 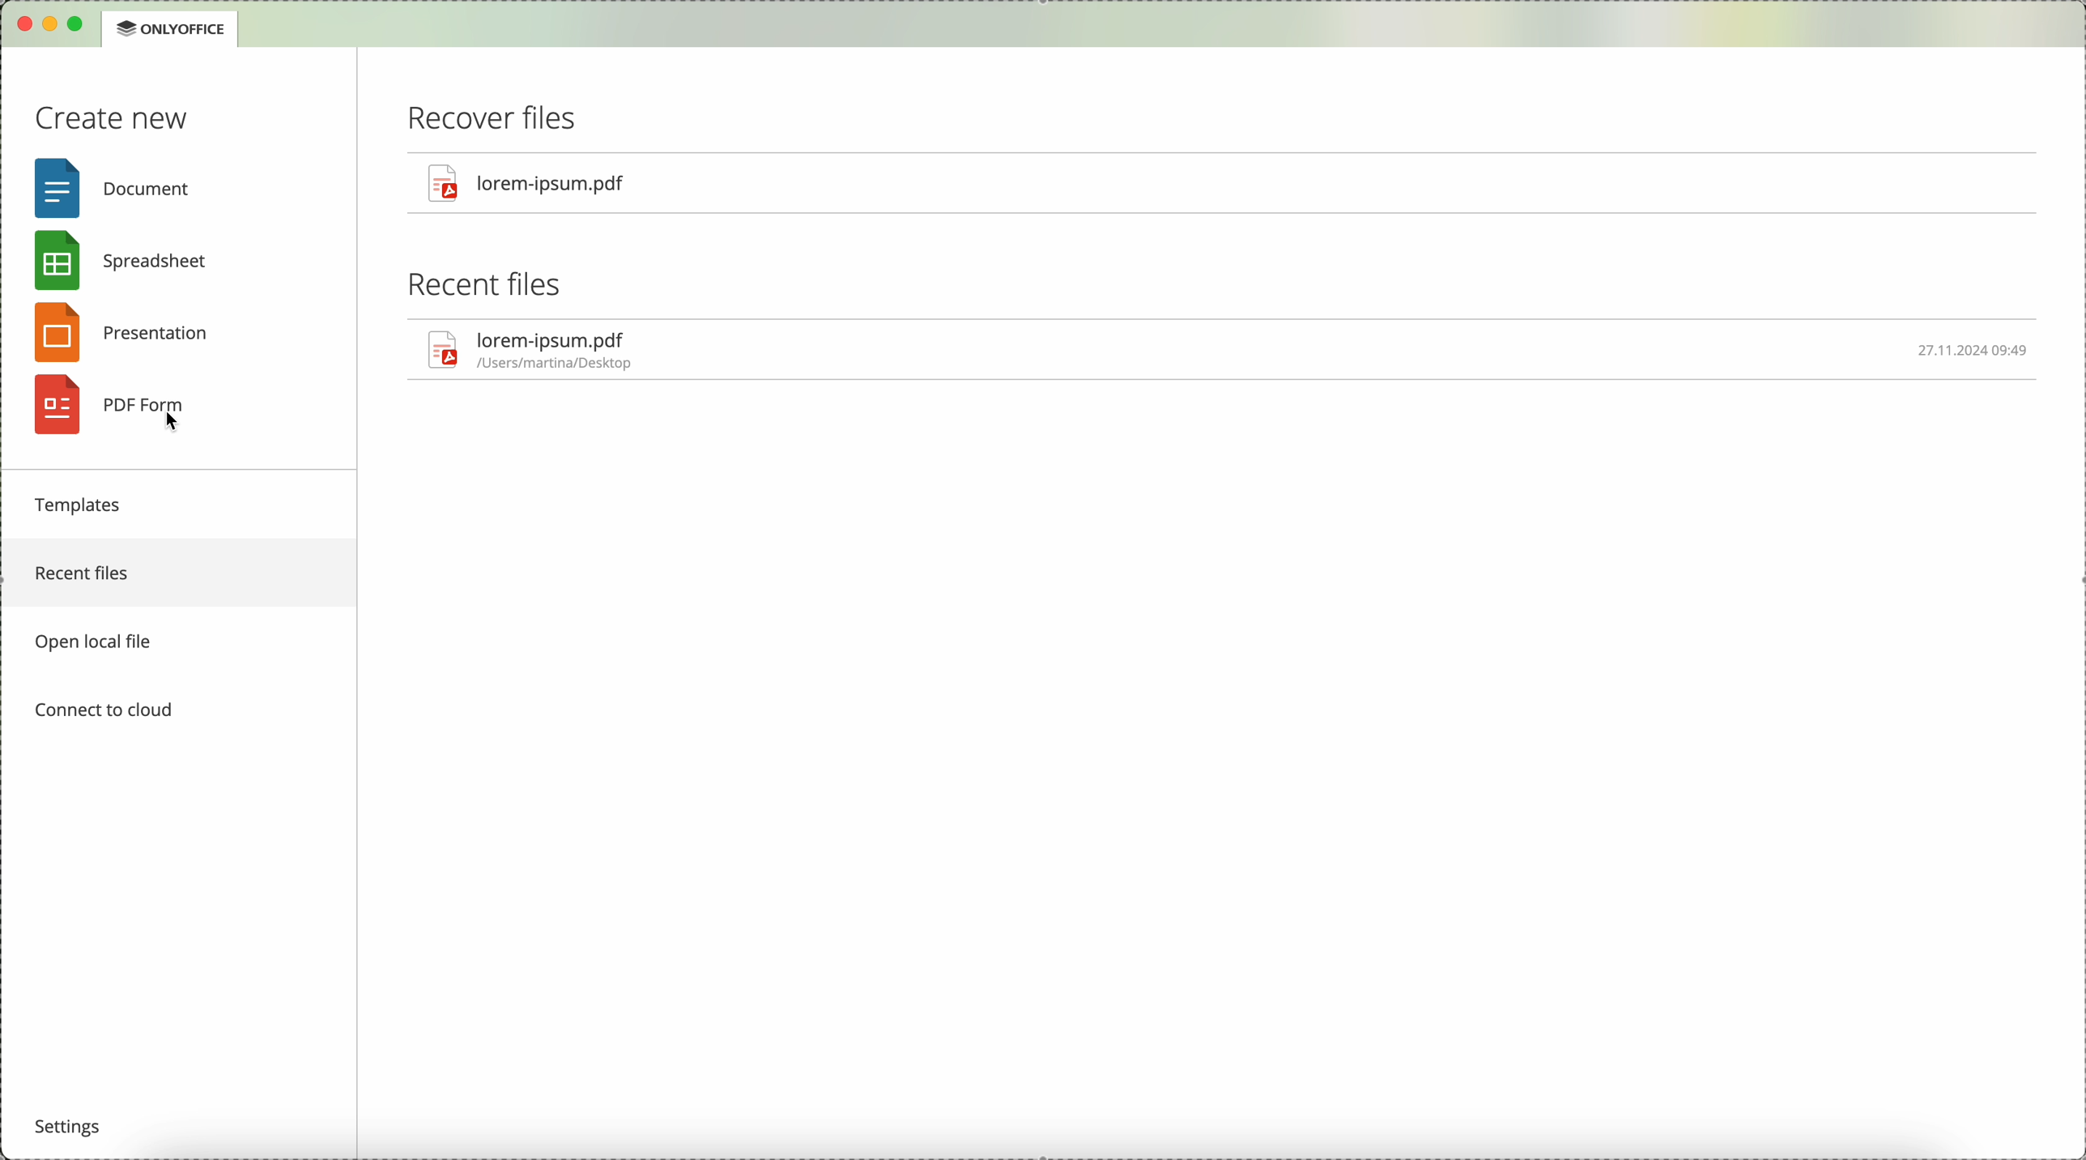 What do you see at coordinates (136, 331) in the screenshot?
I see `presentation` at bounding box center [136, 331].